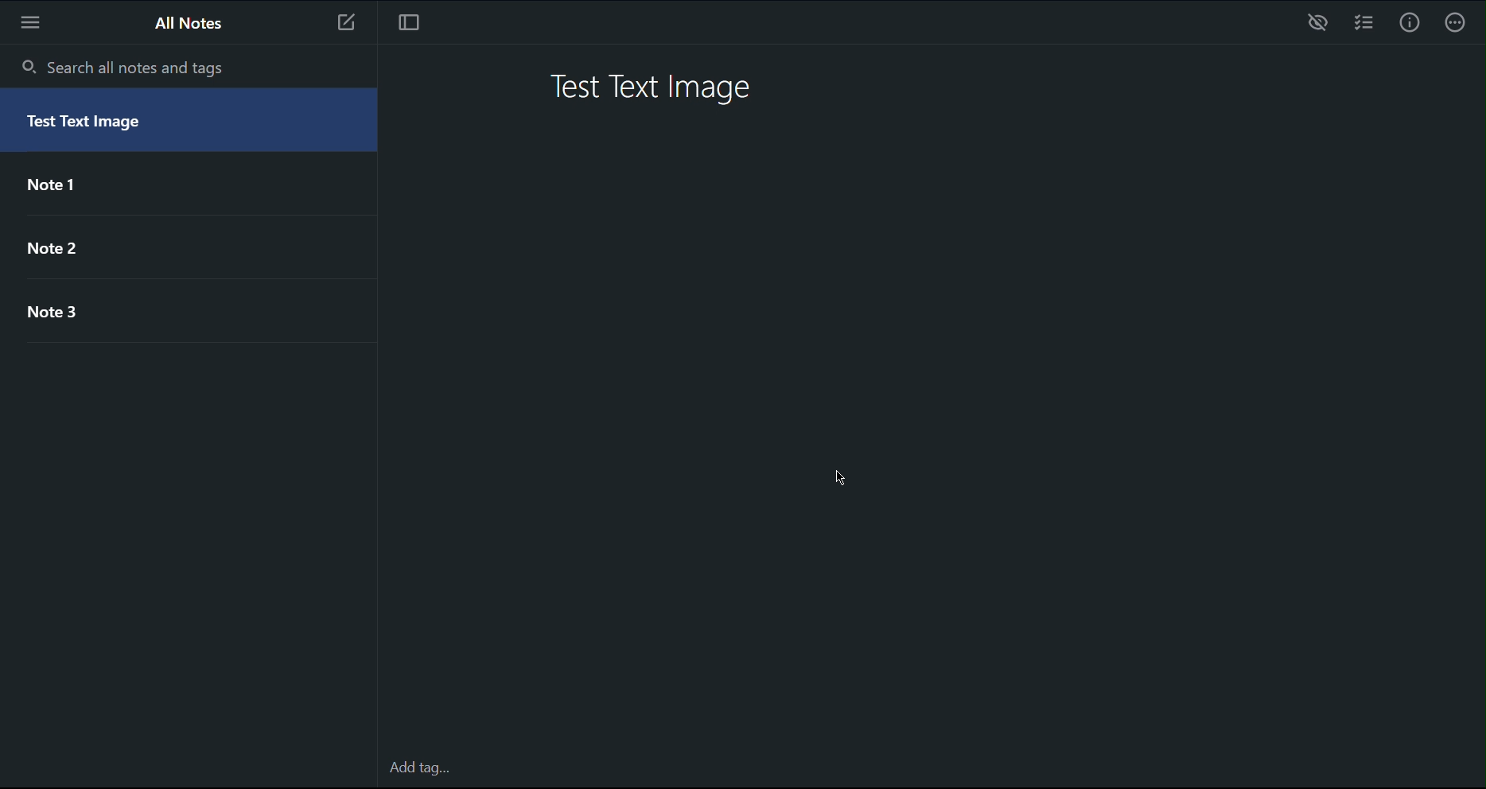 Image resolution: width=1486 pixels, height=789 pixels. Describe the element at coordinates (122, 64) in the screenshot. I see `Search all notes and tags` at that location.